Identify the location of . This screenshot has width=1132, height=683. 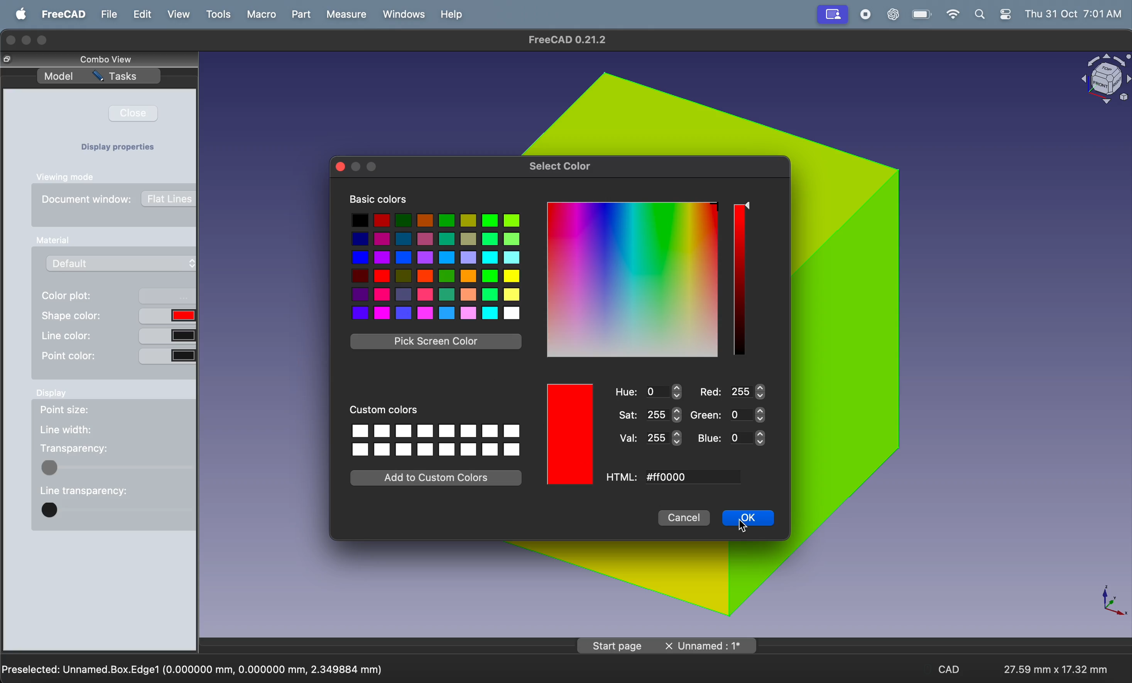
(51, 241).